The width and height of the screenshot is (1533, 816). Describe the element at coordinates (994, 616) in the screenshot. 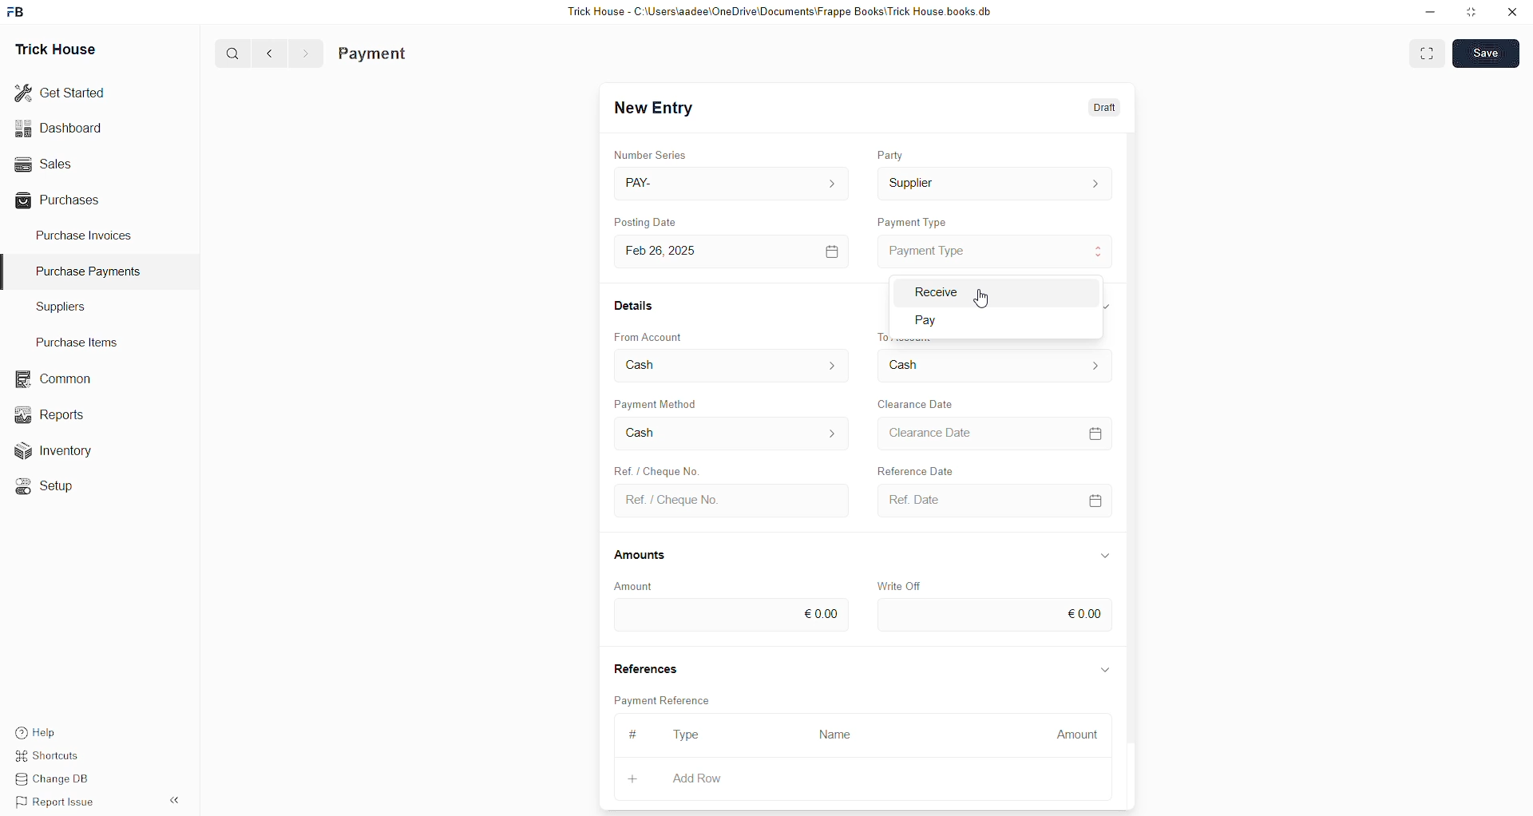

I see `€0.00` at that location.